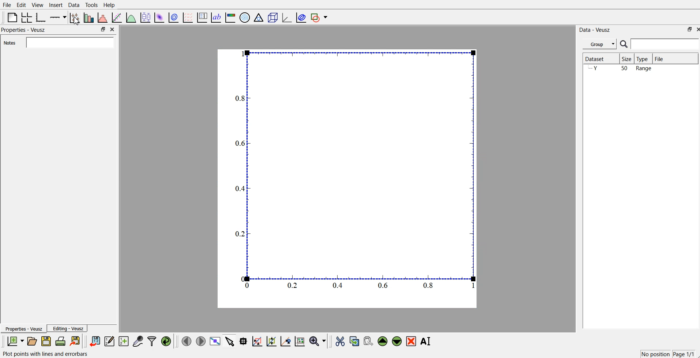  Describe the element at coordinates (174, 16) in the screenshot. I see `plot 2d datasets as contours` at that location.